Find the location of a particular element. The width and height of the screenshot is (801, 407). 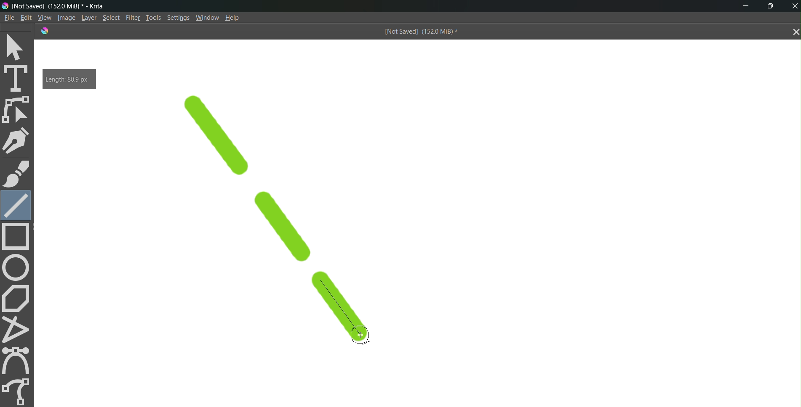

curve tool is located at coordinates (19, 360).